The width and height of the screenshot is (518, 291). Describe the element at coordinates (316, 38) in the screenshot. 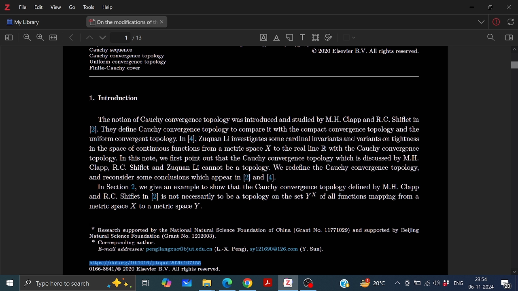

I see `Crop` at that location.